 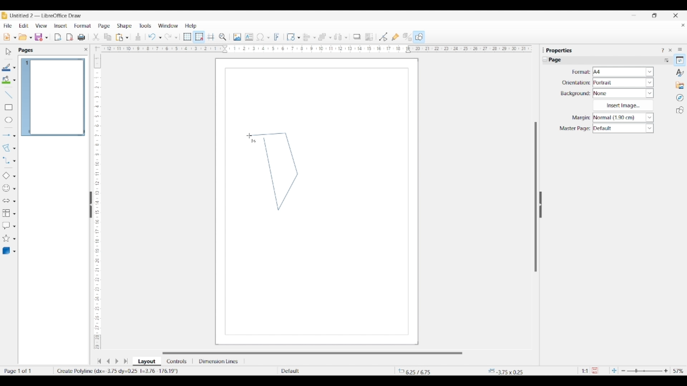 I want to click on Horizontal slide bar, so click(x=312, y=353).